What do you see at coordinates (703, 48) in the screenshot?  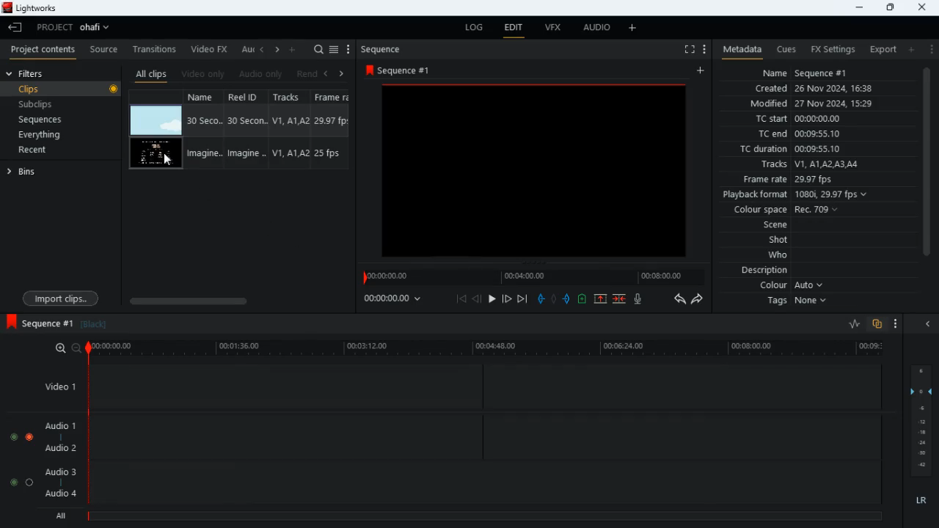 I see `more` at bounding box center [703, 48].